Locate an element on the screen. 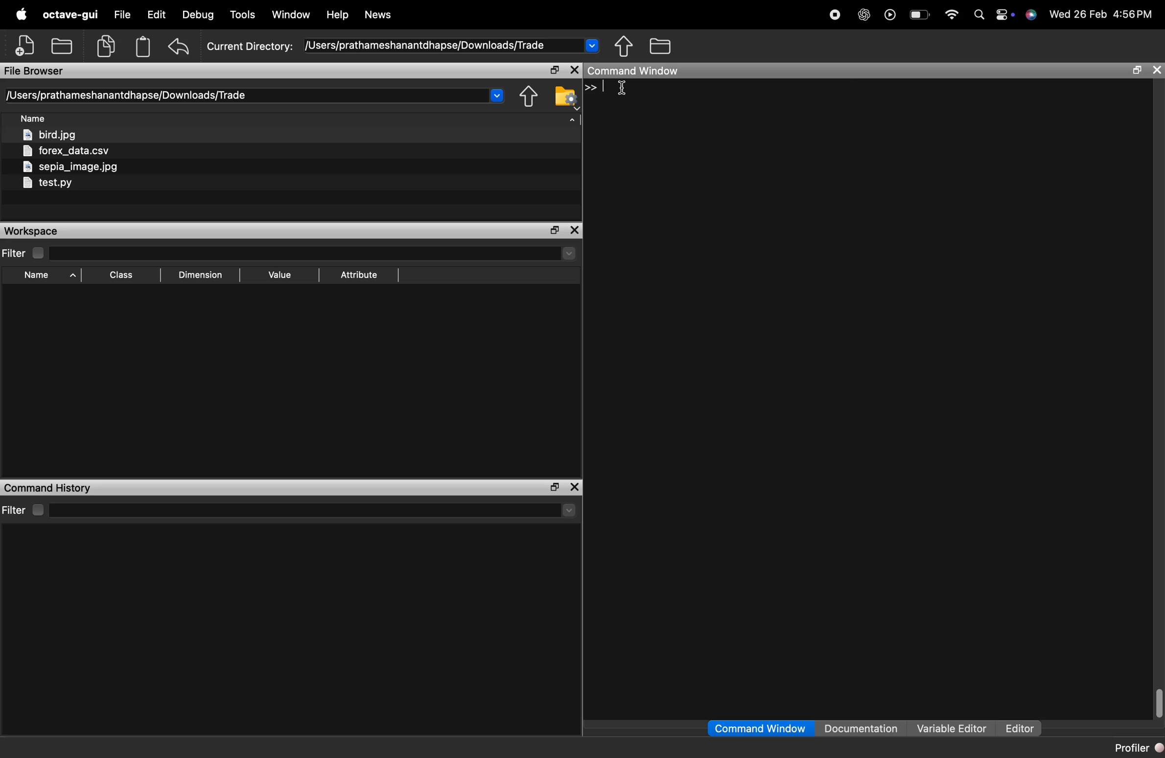  share is located at coordinates (624, 47).